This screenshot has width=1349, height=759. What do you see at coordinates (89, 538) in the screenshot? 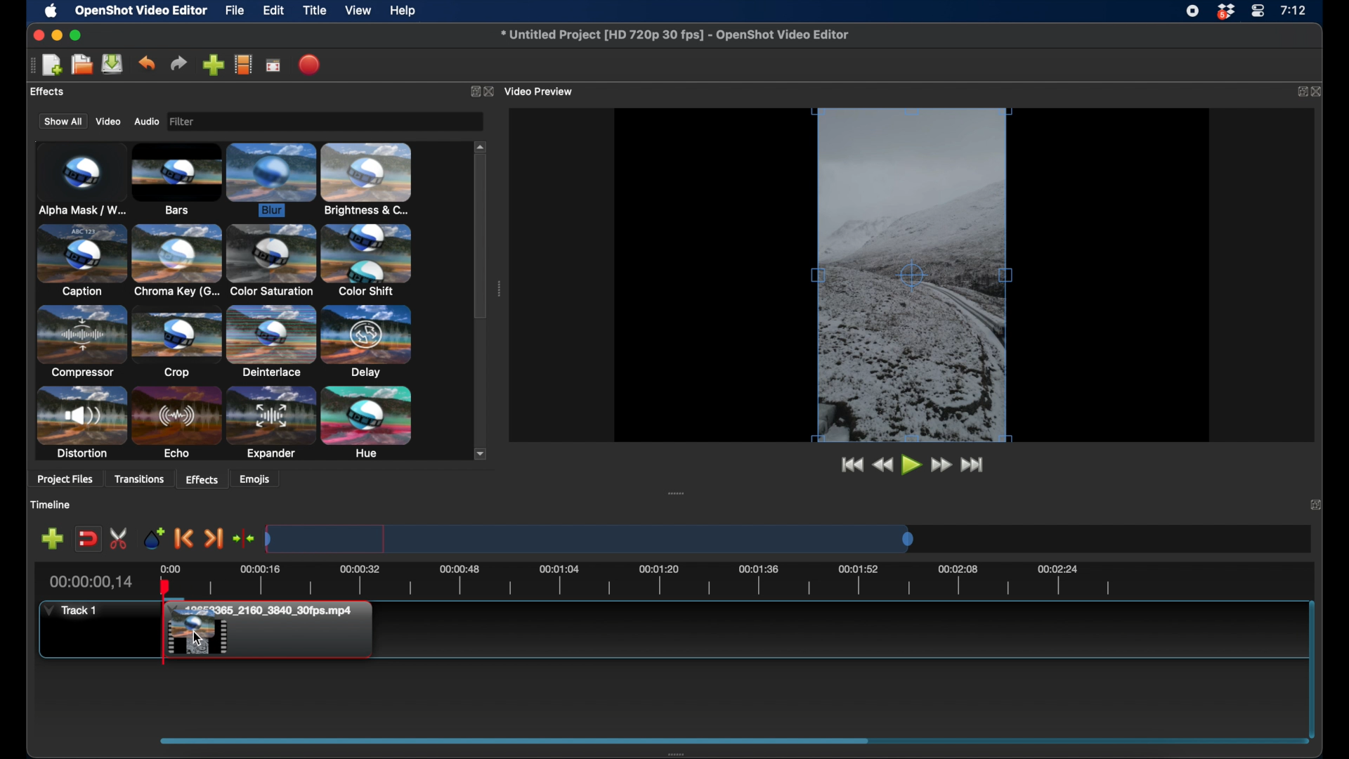
I see `disbale snapping` at bounding box center [89, 538].